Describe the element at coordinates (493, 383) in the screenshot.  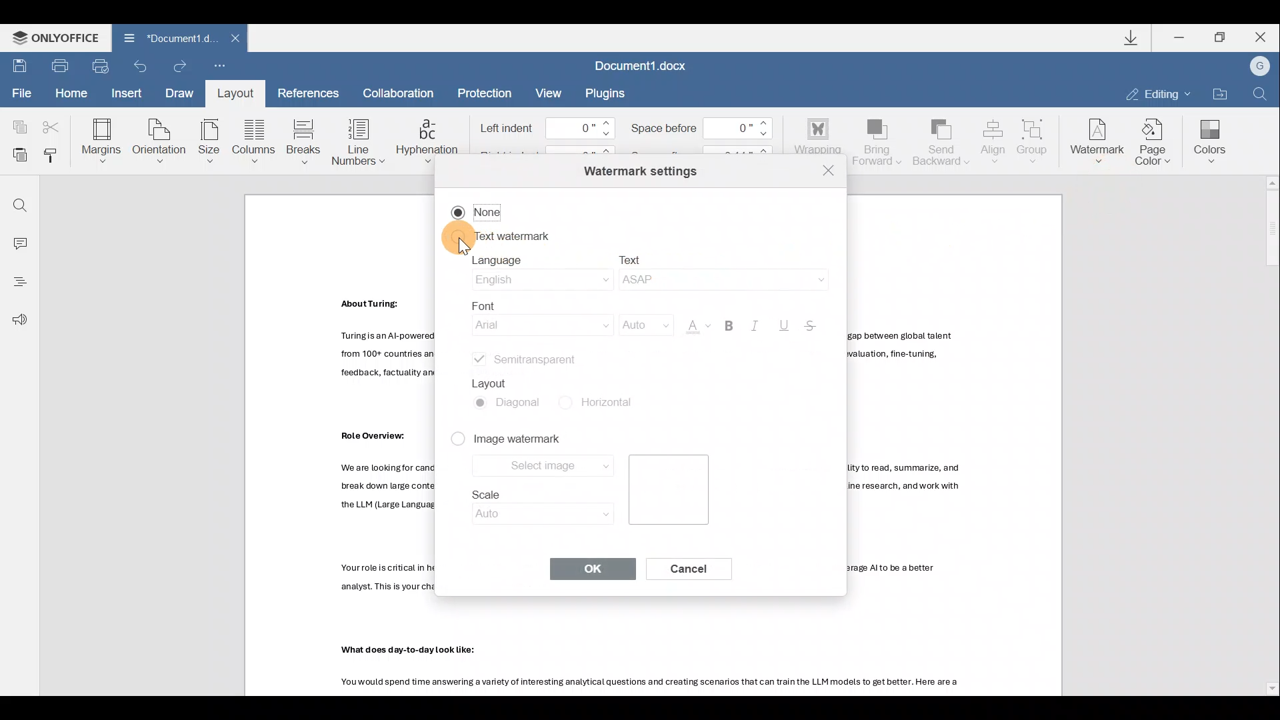
I see `Layout` at that location.